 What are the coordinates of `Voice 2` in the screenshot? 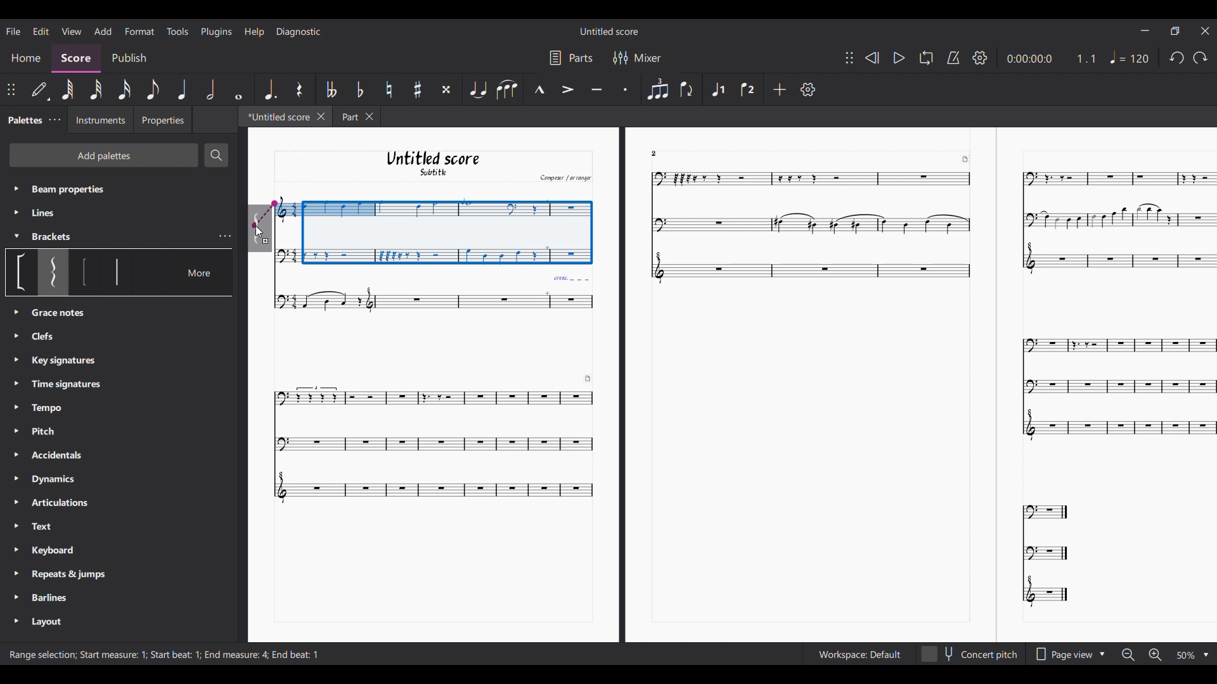 It's located at (746, 89).